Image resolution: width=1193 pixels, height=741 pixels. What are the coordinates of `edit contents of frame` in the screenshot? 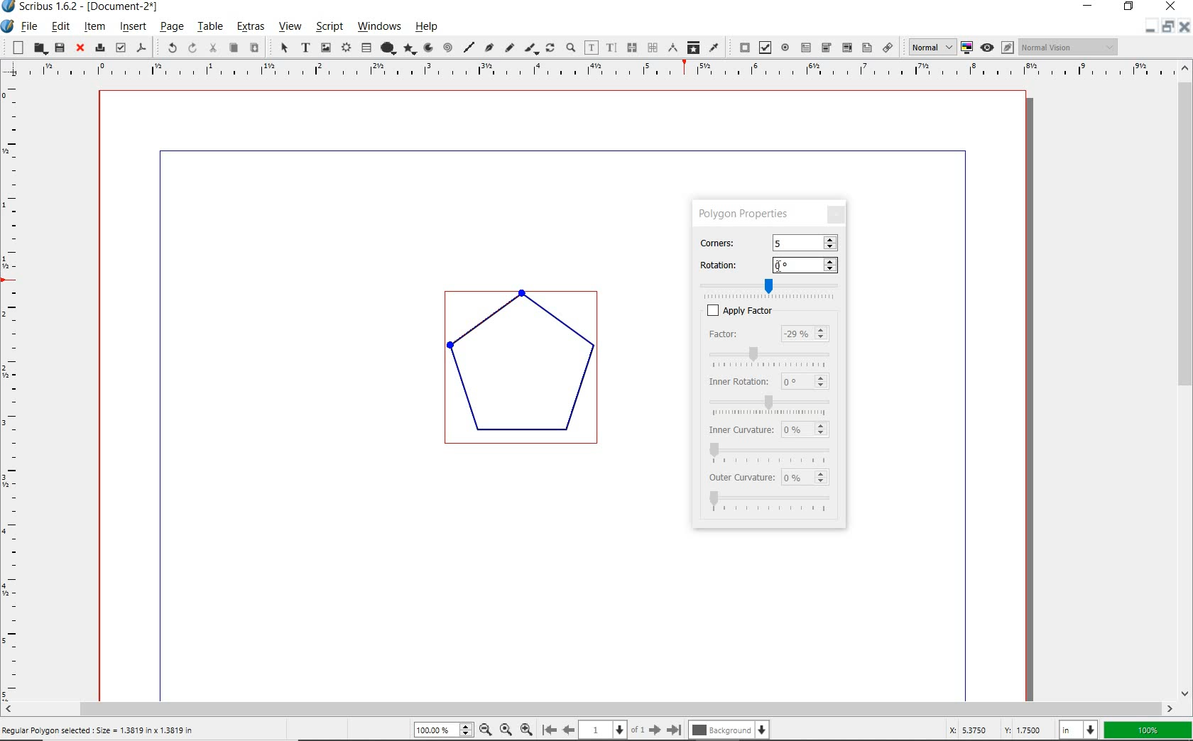 It's located at (592, 47).